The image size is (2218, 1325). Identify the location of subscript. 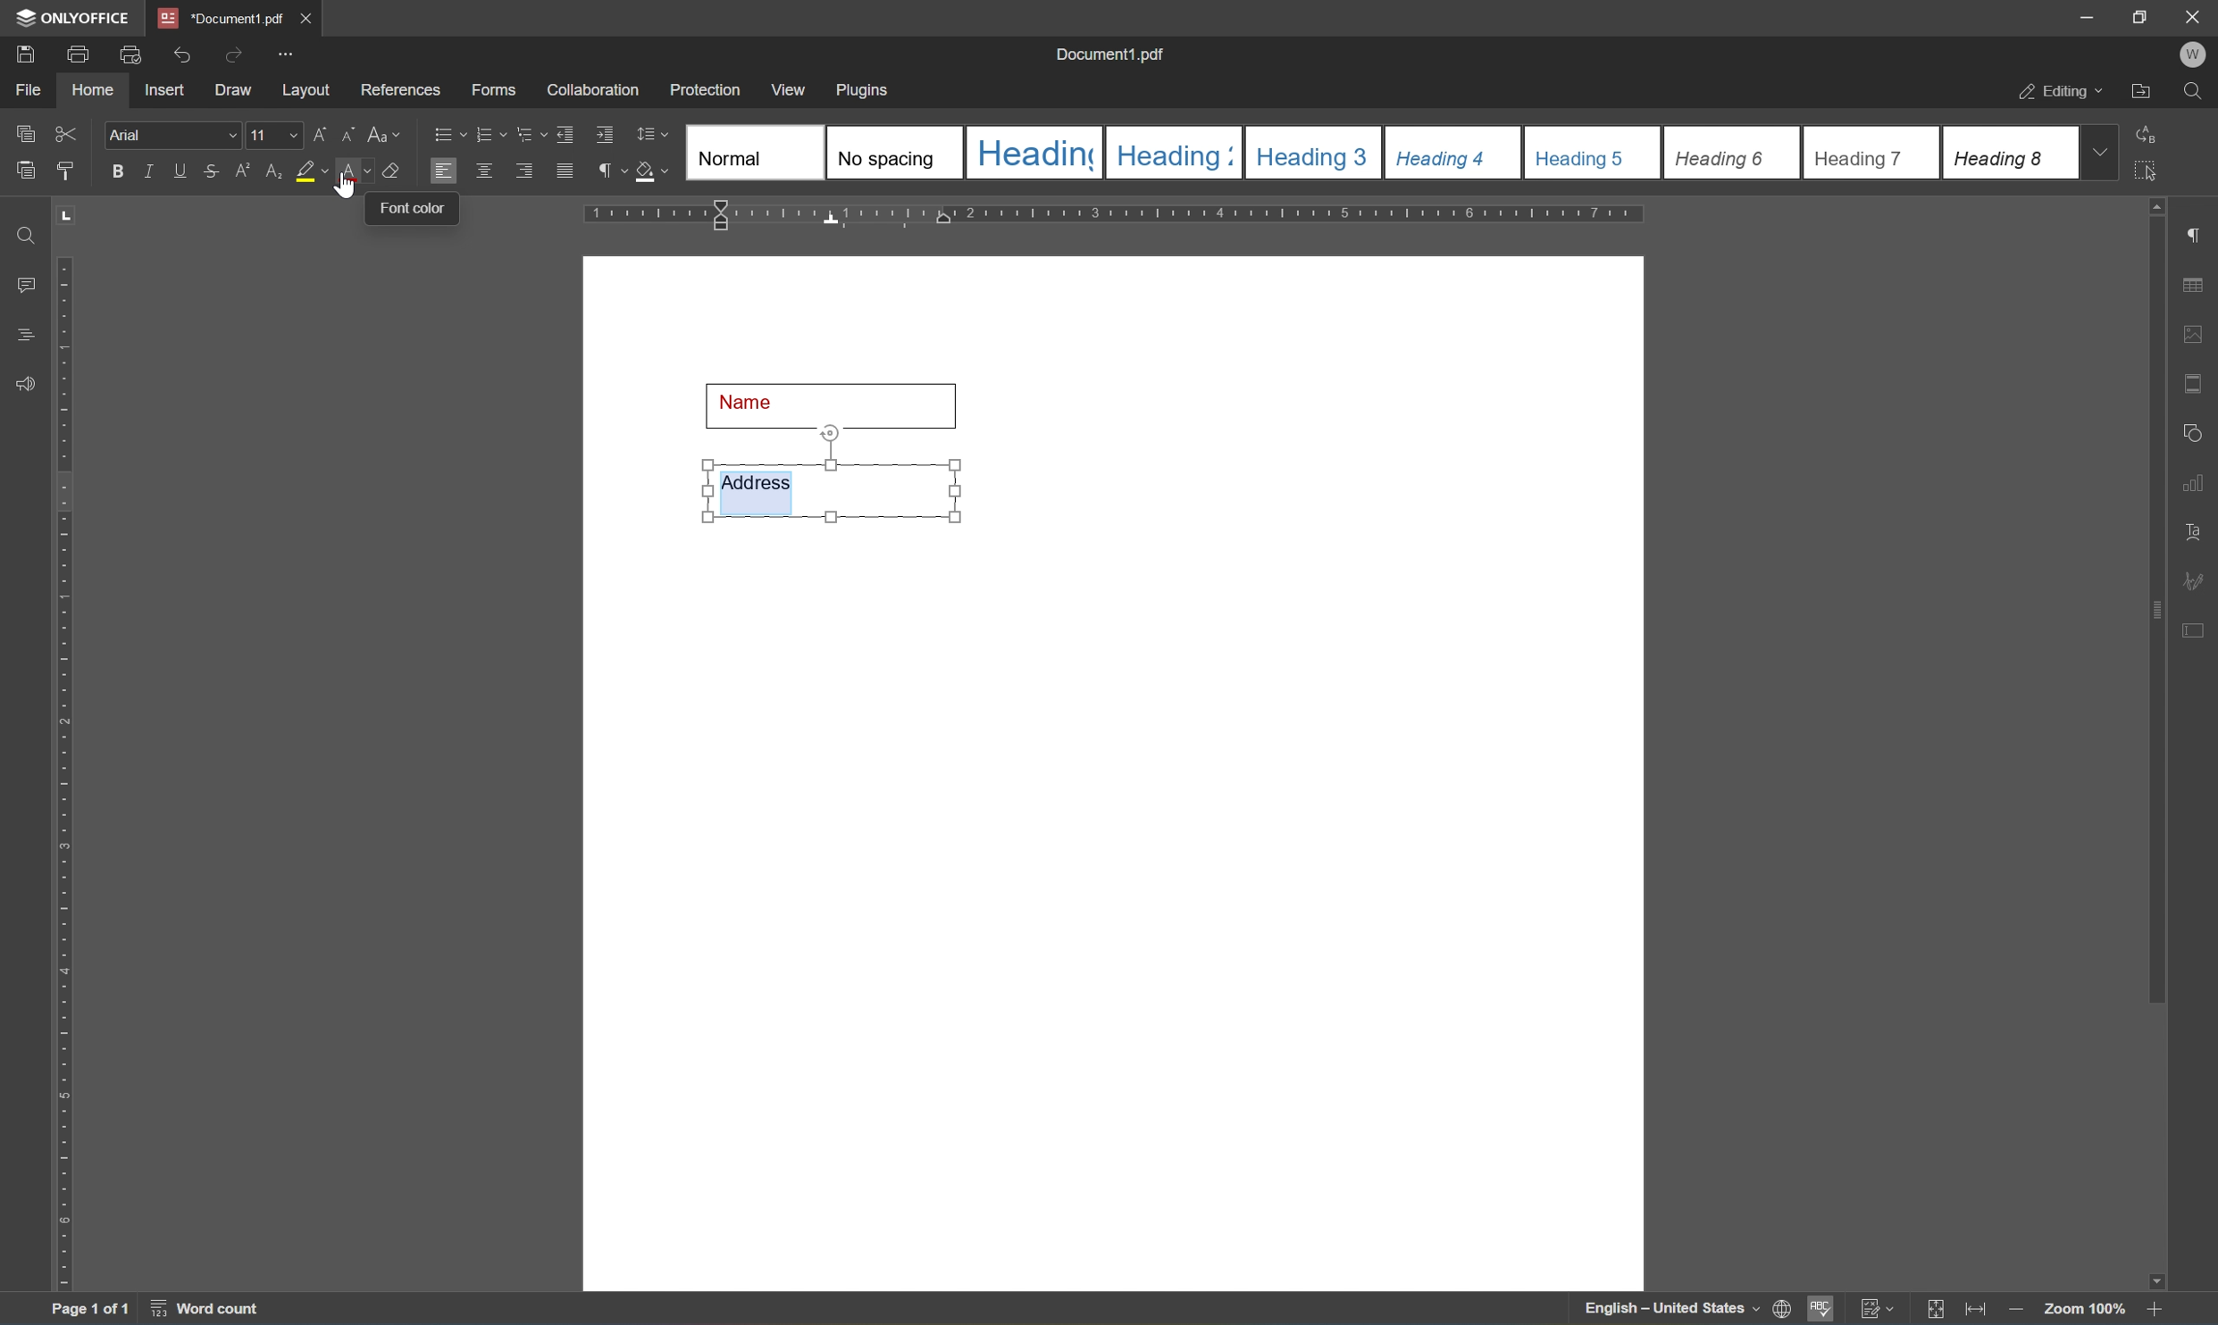
(272, 169).